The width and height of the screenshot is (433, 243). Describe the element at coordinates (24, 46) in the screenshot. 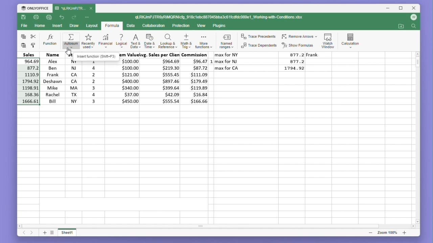

I see `paste` at that location.